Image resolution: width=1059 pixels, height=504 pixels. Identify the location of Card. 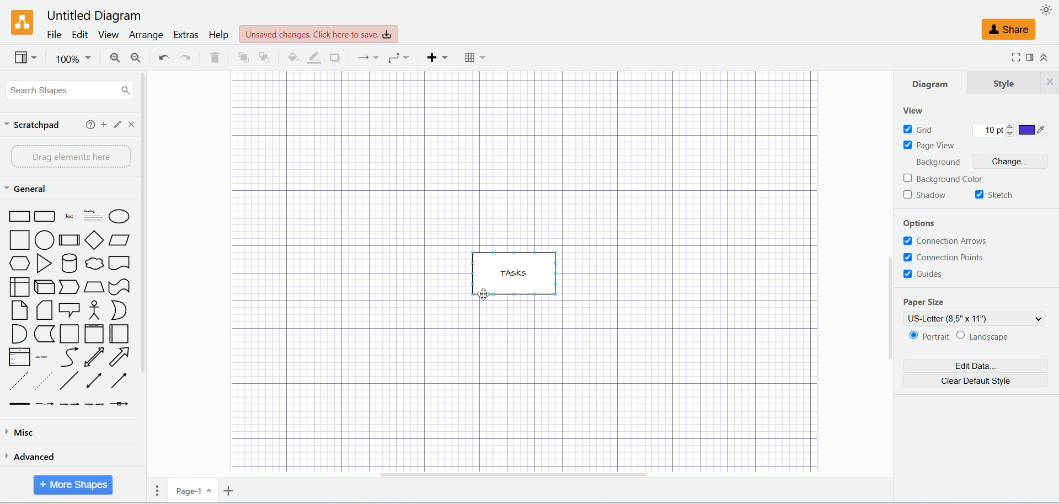
(44, 311).